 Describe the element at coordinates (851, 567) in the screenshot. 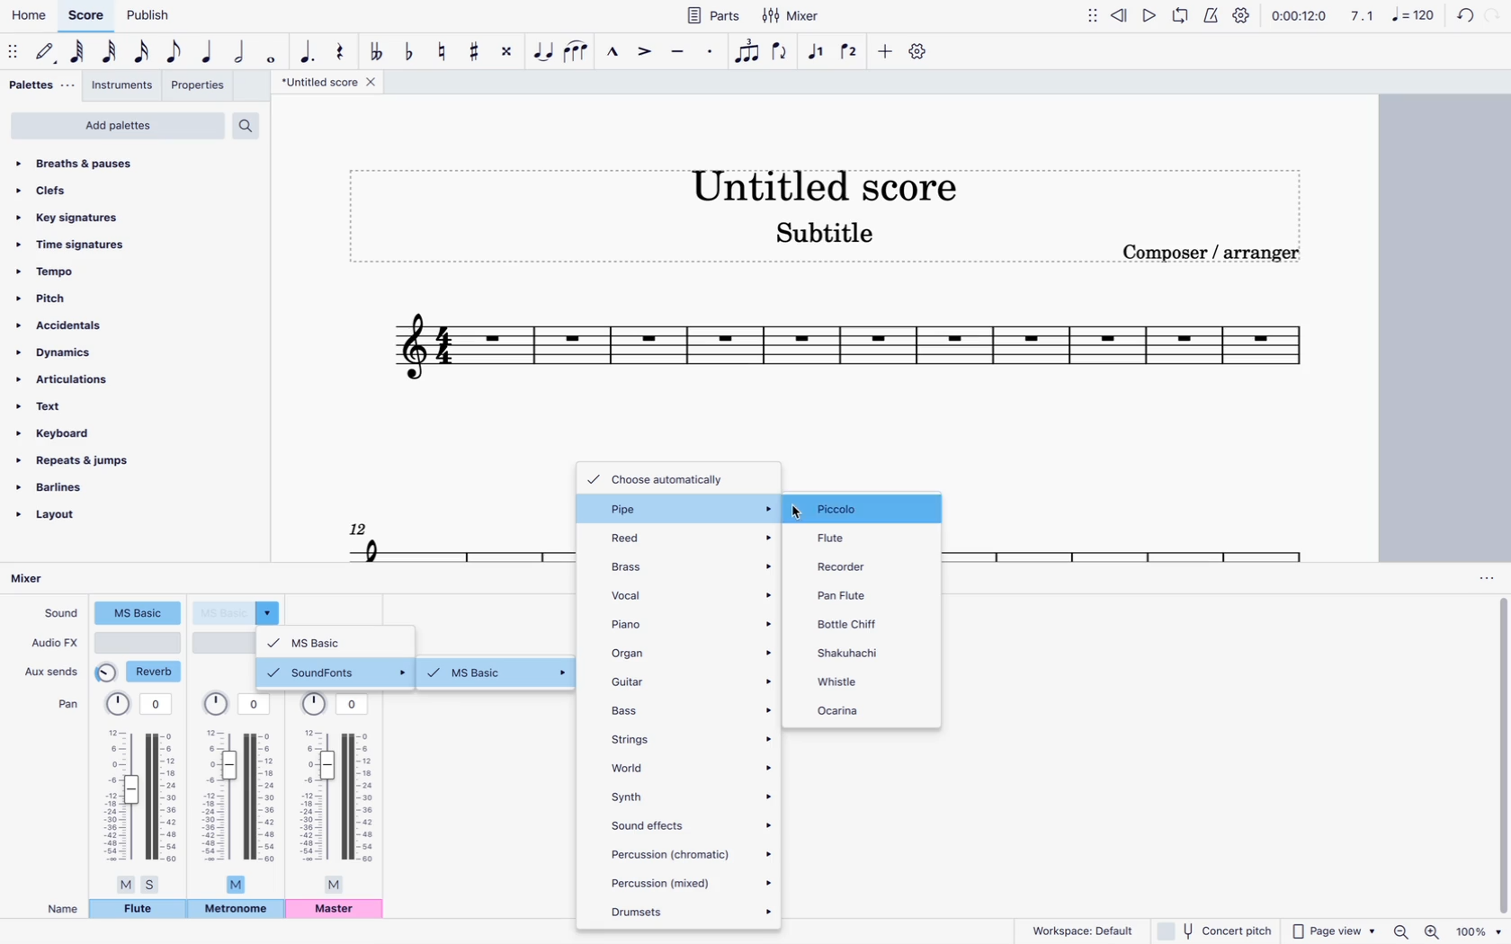

I see `recorder` at that location.